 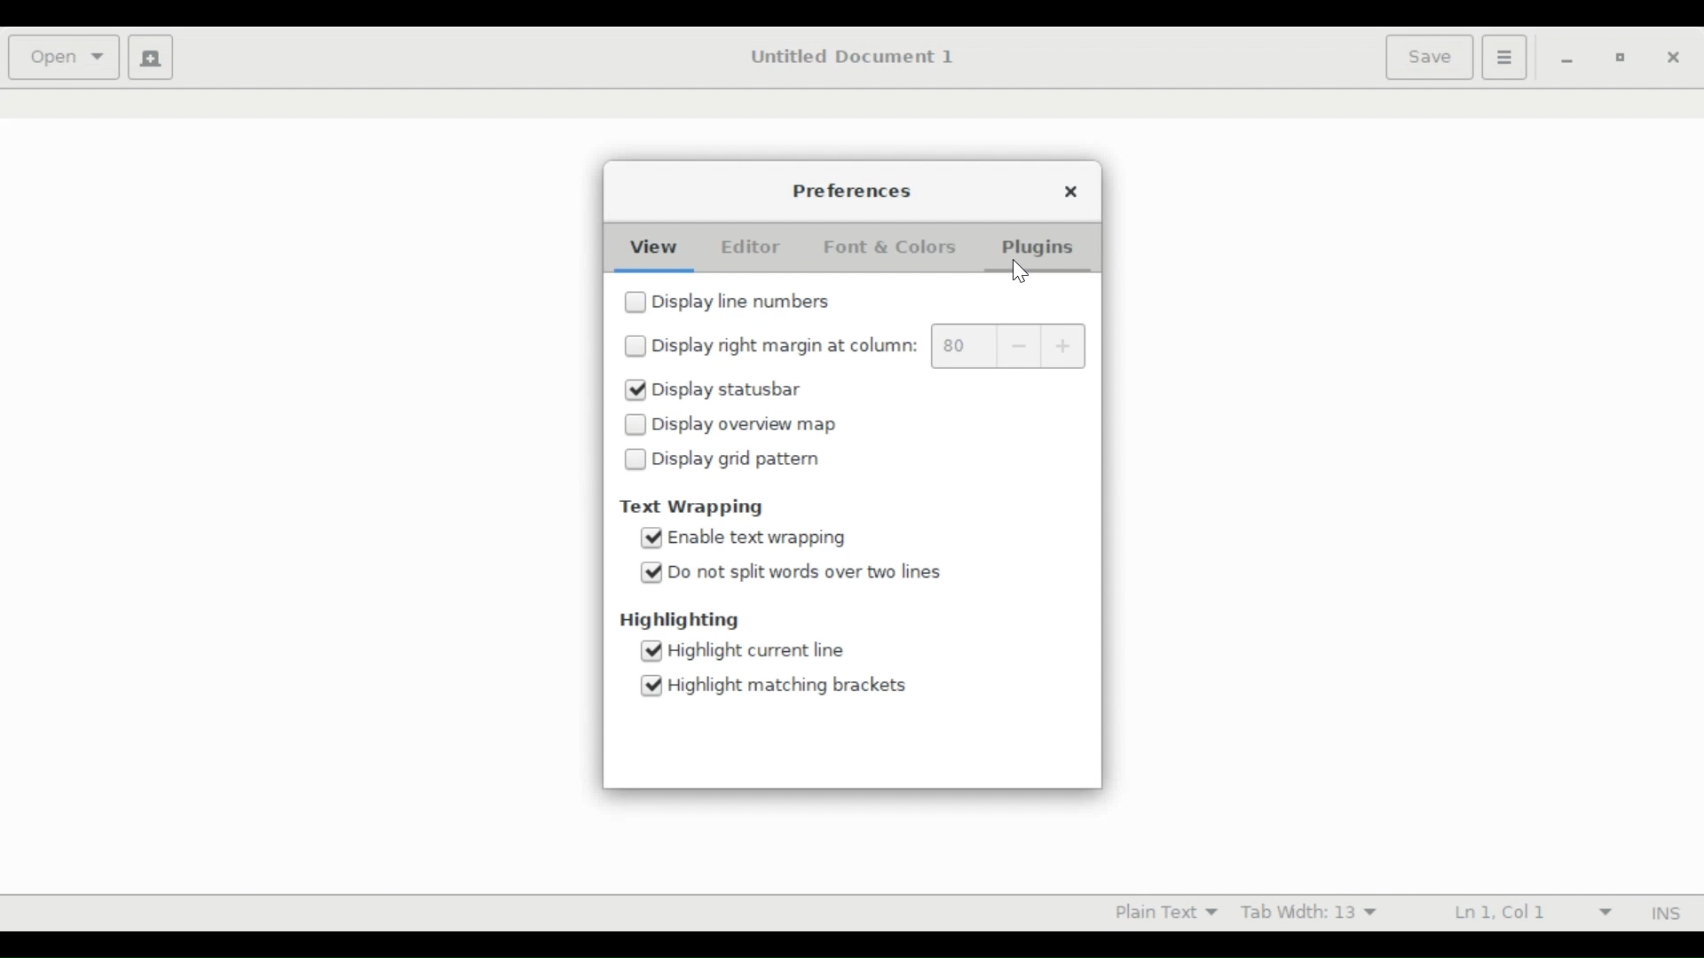 What do you see at coordinates (1061, 347) in the screenshot?
I see `Increase` at bounding box center [1061, 347].